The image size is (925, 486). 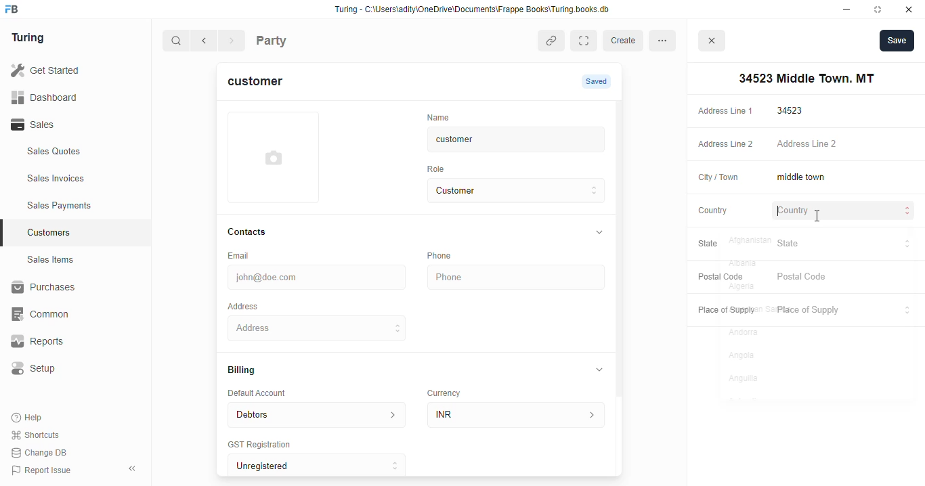 What do you see at coordinates (519, 414) in the screenshot?
I see `INR` at bounding box center [519, 414].